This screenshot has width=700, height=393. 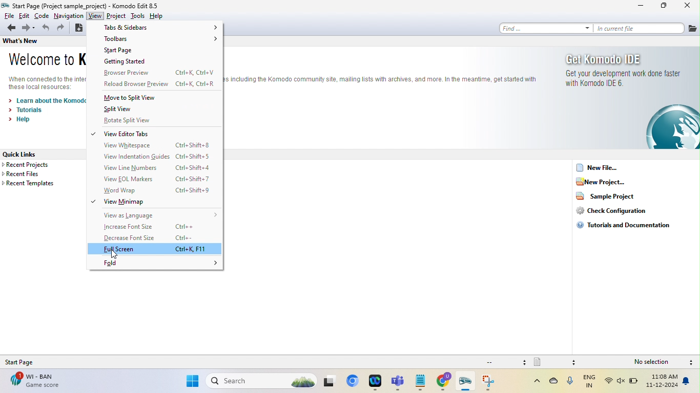 What do you see at coordinates (8, 16) in the screenshot?
I see `file` at bounding box center [8, 16].